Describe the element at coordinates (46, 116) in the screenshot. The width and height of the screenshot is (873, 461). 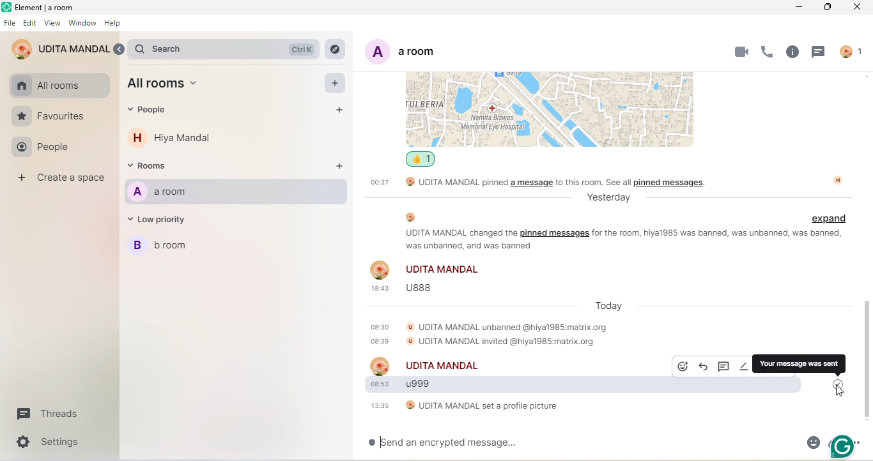
I see `Favourites` at that location.